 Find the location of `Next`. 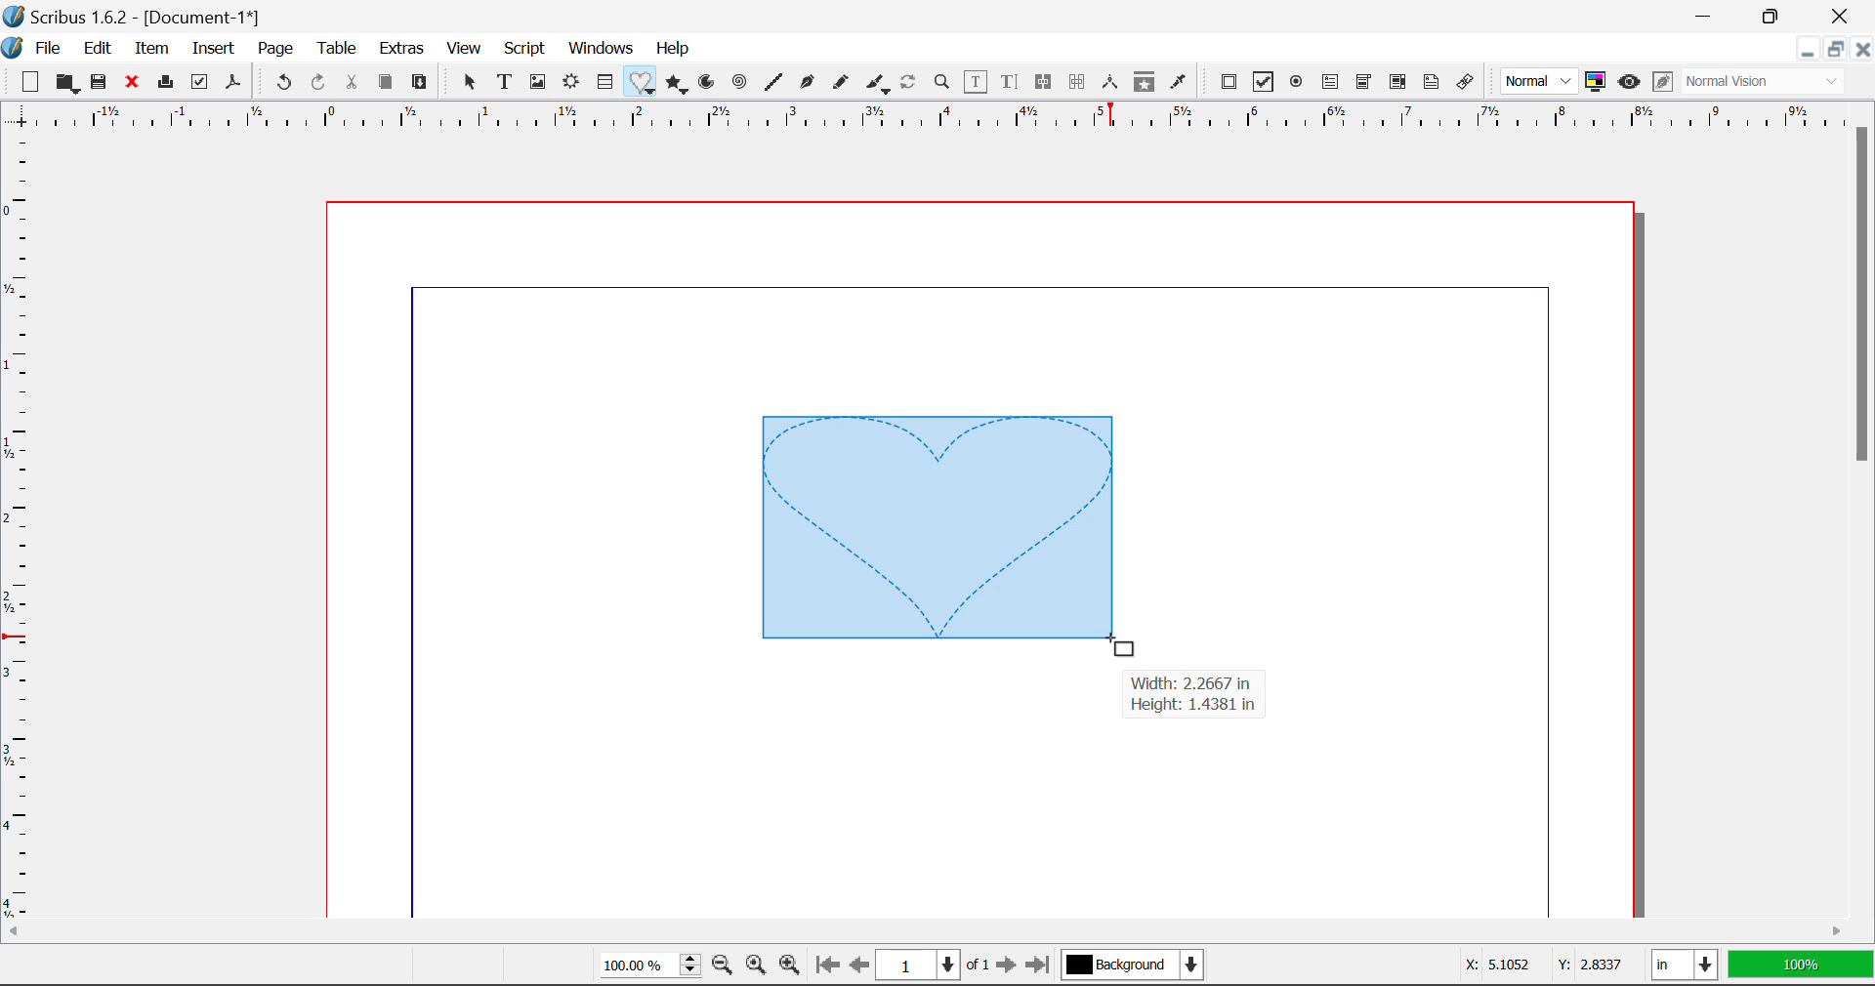

Next is located at coordinates (1008, 966).